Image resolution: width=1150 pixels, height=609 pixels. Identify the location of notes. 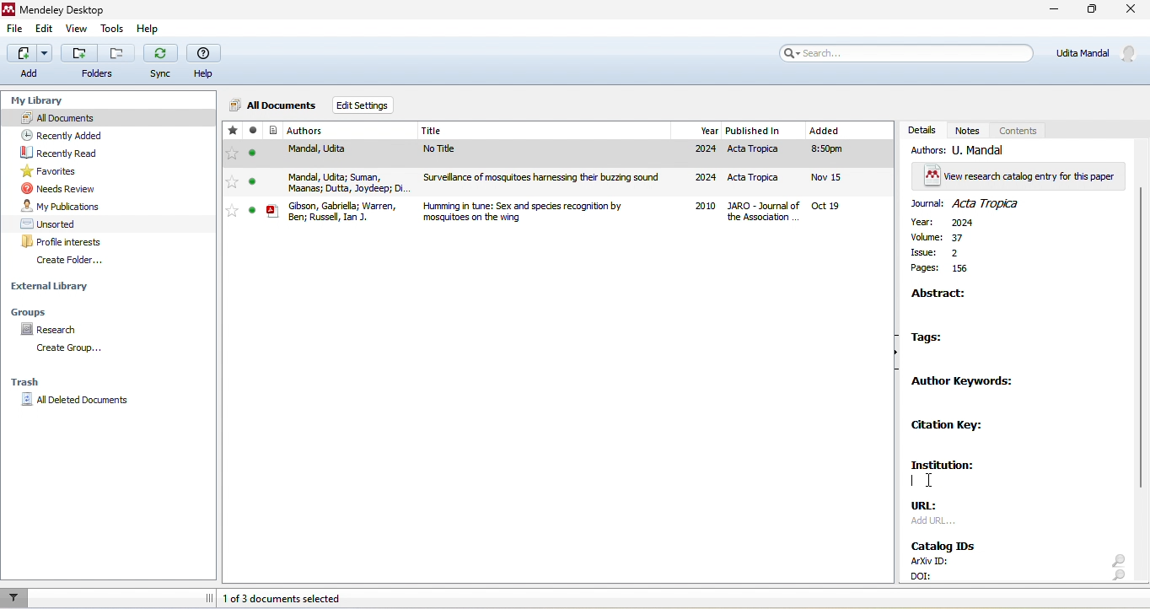
(970, 130).